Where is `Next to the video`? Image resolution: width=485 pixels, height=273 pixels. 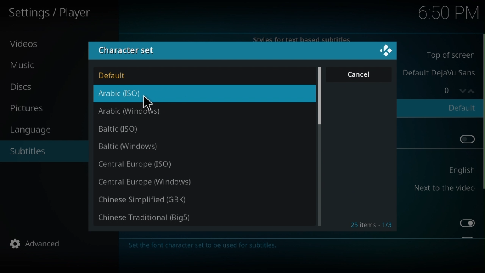 Next to the video is located at coordinates (443, 188).